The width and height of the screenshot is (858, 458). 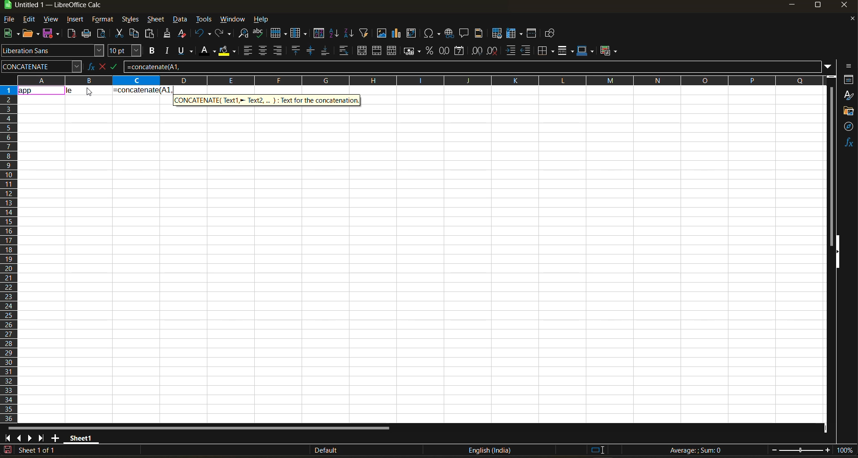 I want to click on merge and center, so click(x=362, y=52).